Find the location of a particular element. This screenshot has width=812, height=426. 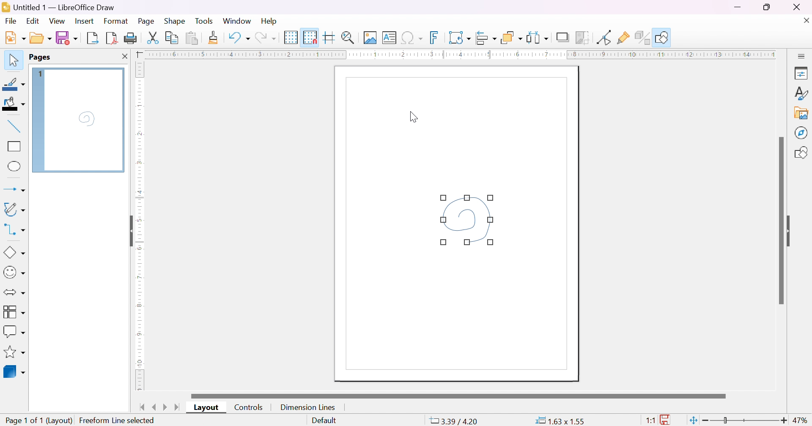

insert is located at coordinates (84, 21).